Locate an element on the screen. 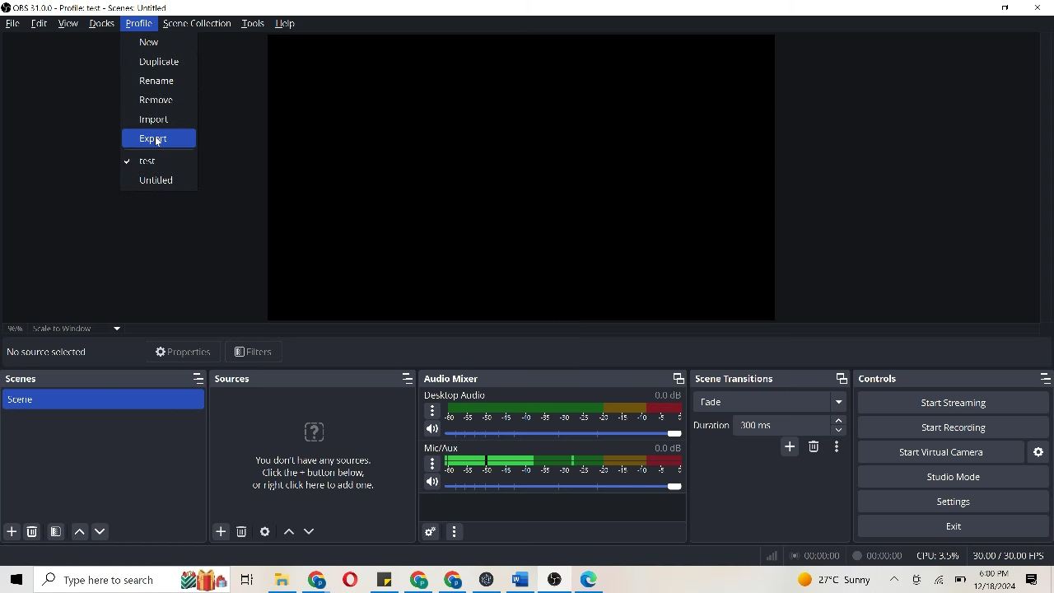 The height and width of the screenshot is (593, 1054). maximize is located at coordinates (399, 378).